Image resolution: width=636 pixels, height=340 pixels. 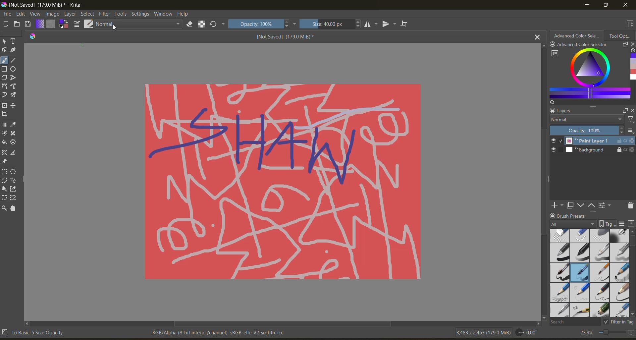 What do you see at coordinates (630, 24) in the screenshot?
I see `choose workspace` at bounding box center [630, 24].